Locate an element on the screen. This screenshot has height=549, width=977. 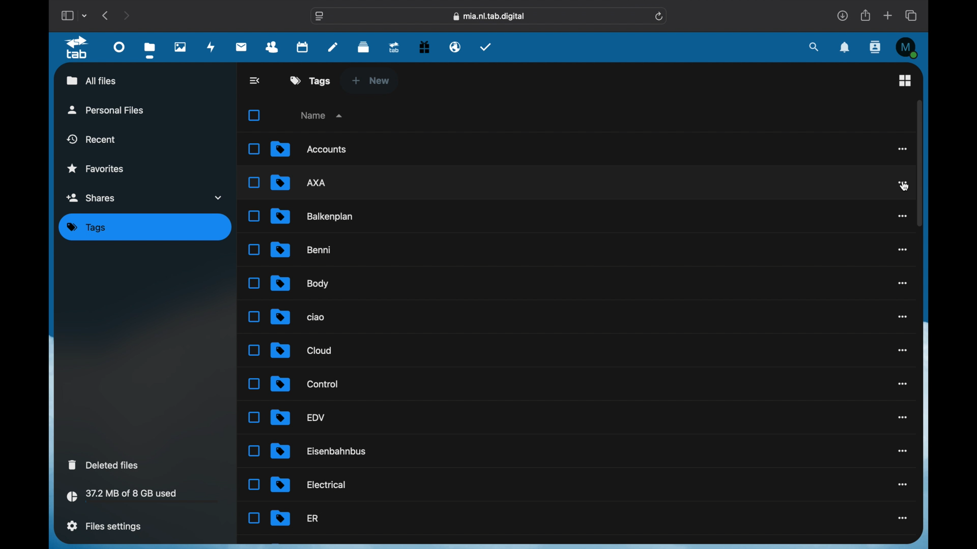
mail is located at coordinates (242, 46).